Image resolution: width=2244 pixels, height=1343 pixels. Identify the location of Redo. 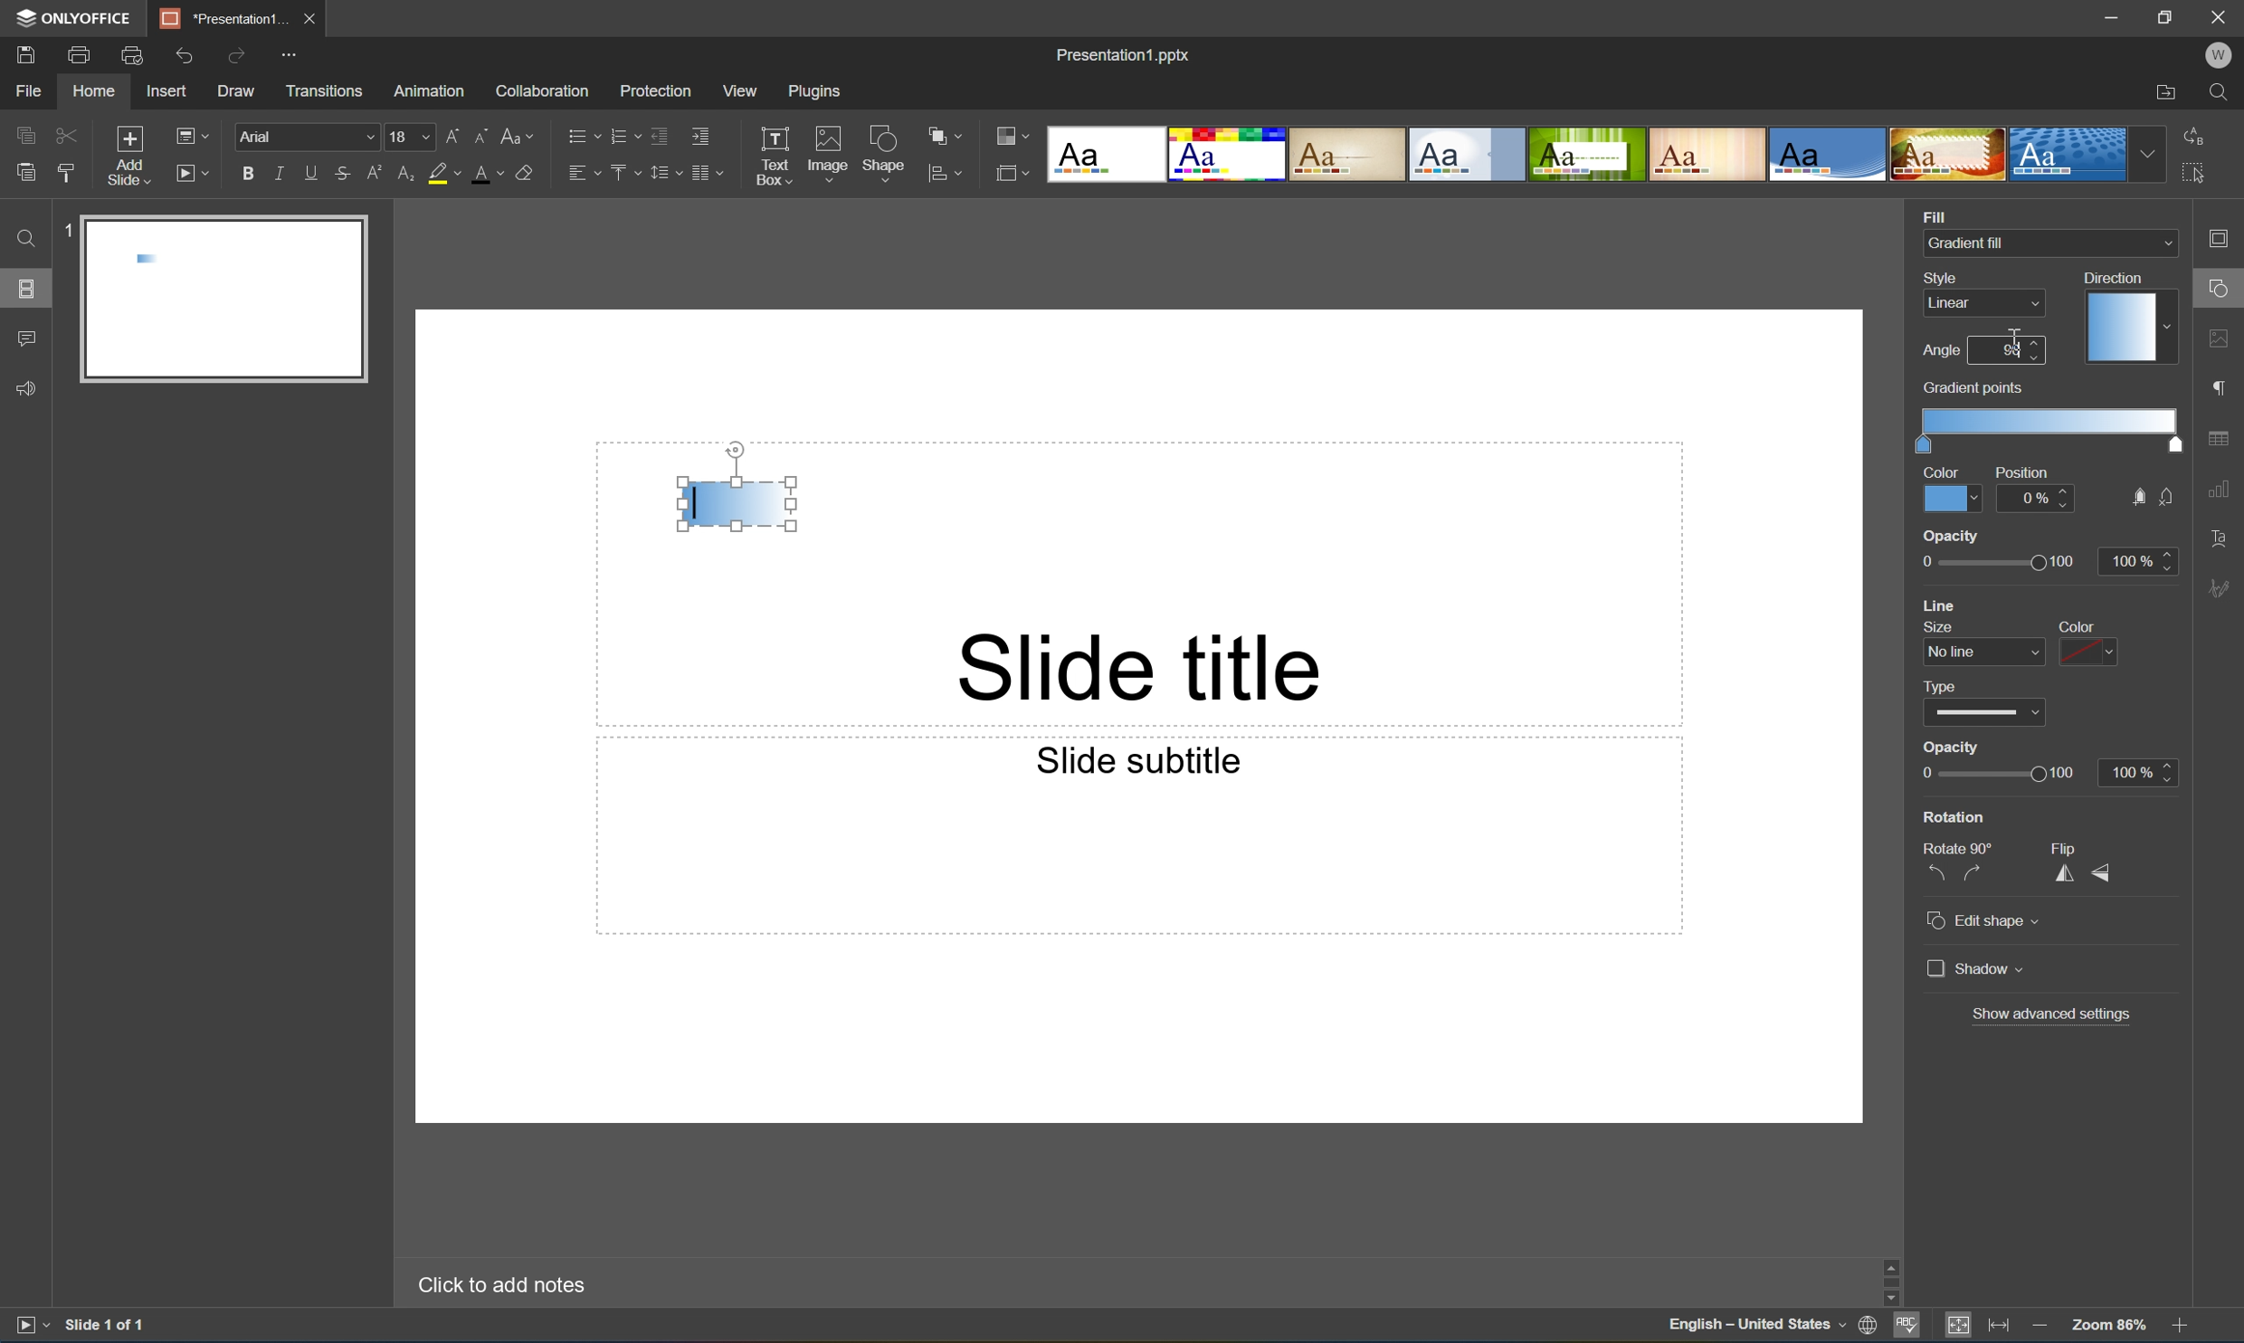
(239, 58).